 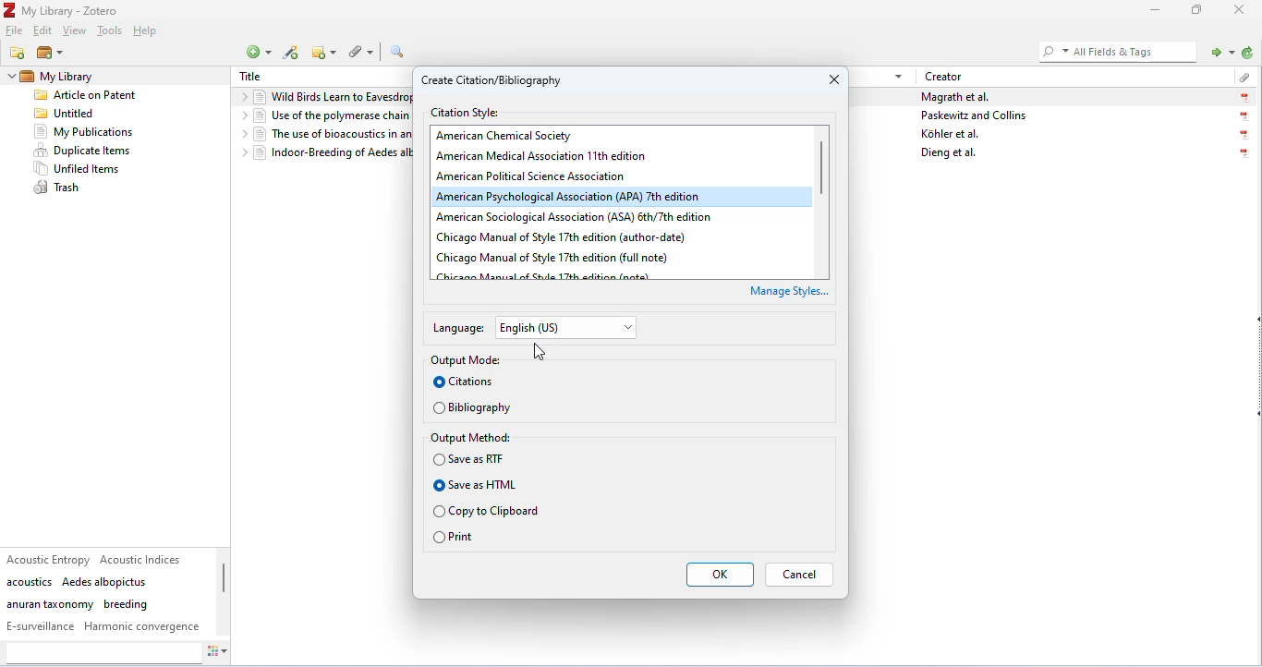 What do you see at coordinates (323, 52) in the screenshot?
I see `new note` at bounding box center [323, 52].